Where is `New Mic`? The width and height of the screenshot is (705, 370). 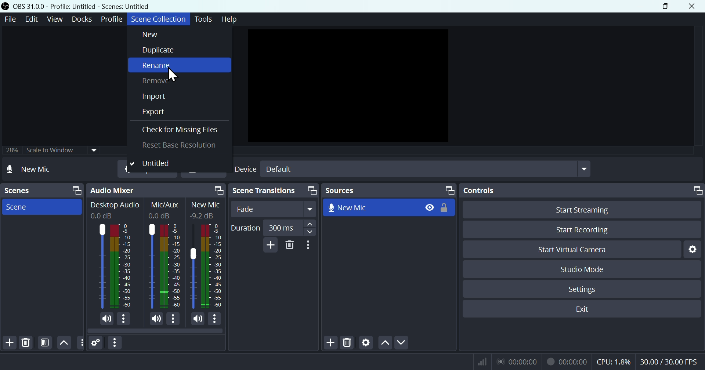 New Mic is located at coordinates (206, 205).